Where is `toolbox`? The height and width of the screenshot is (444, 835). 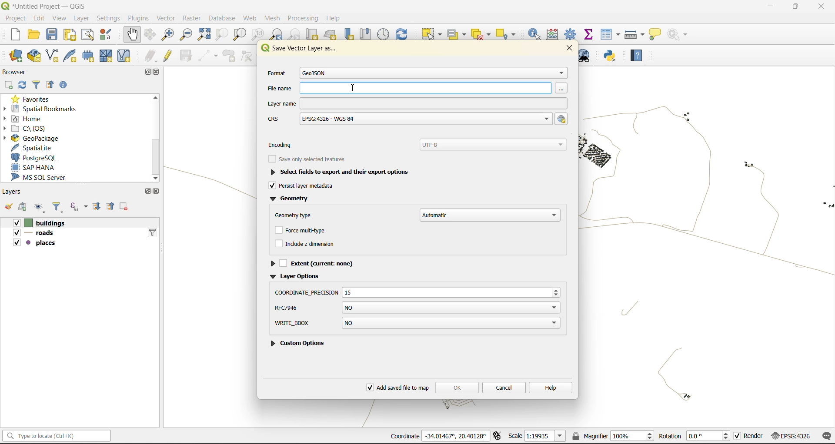
toolbox is located at coordinates (572, 33).